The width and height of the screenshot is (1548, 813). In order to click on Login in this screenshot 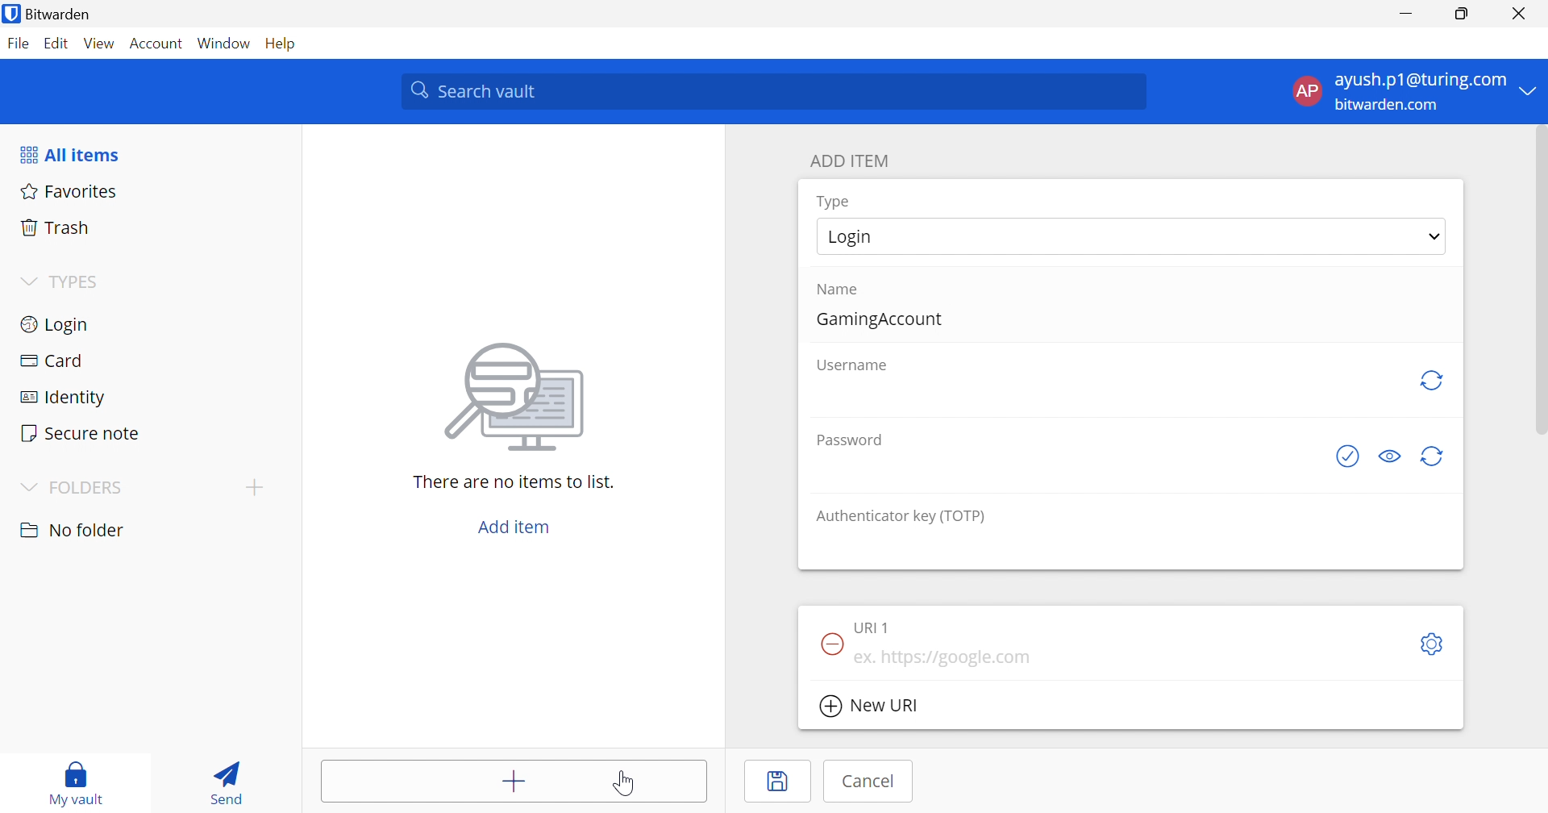, I will do `click(56, 325)`.